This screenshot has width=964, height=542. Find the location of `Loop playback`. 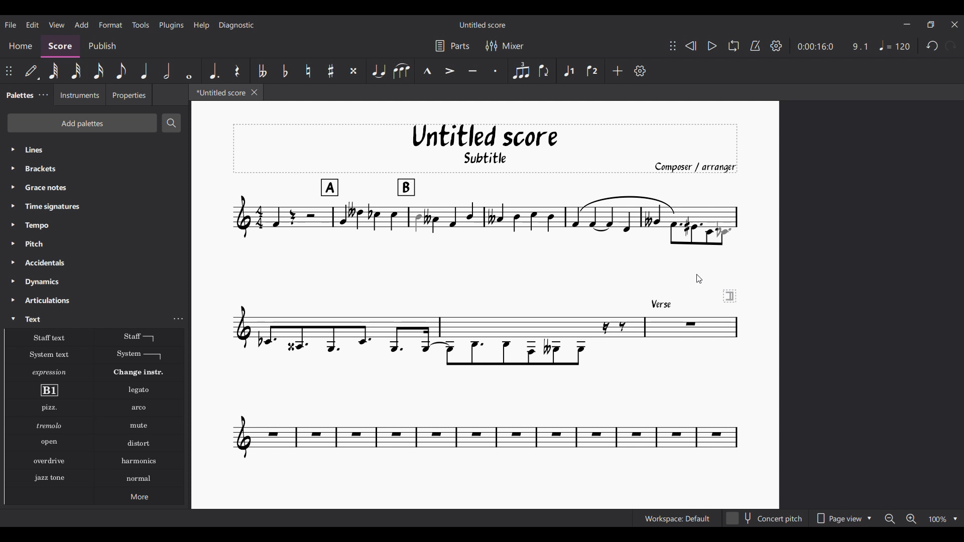

Loop playback is located at coordinates (734, 46).